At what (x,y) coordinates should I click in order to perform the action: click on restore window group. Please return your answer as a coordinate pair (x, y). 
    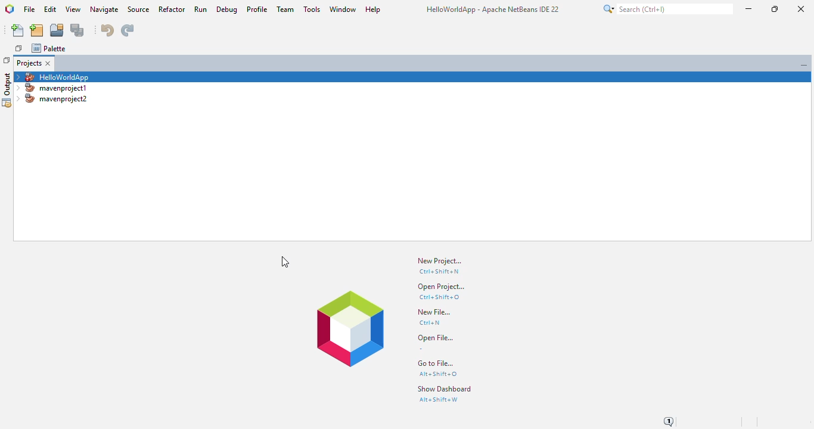
    Looking at the image, I should click on (7, 60).